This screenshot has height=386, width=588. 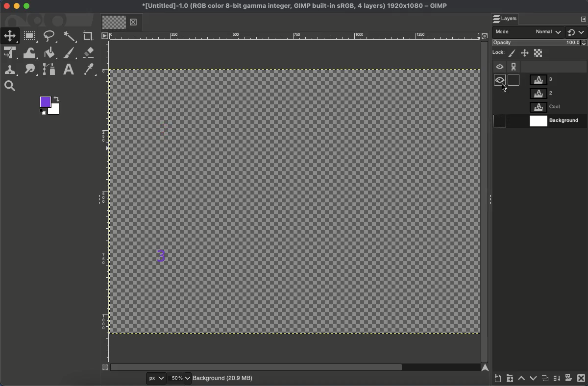 I want to click on Add a mask, so click(x=568, y=380).